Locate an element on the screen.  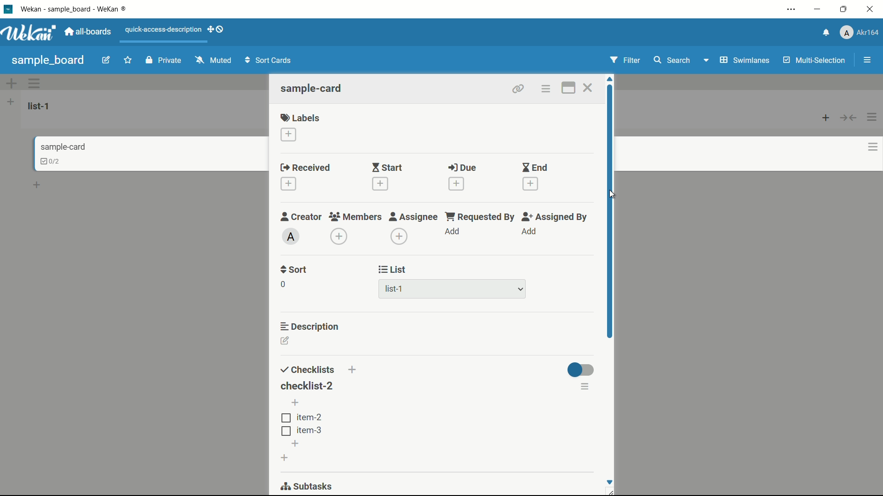
assignee is located at coordinates (413, 216).